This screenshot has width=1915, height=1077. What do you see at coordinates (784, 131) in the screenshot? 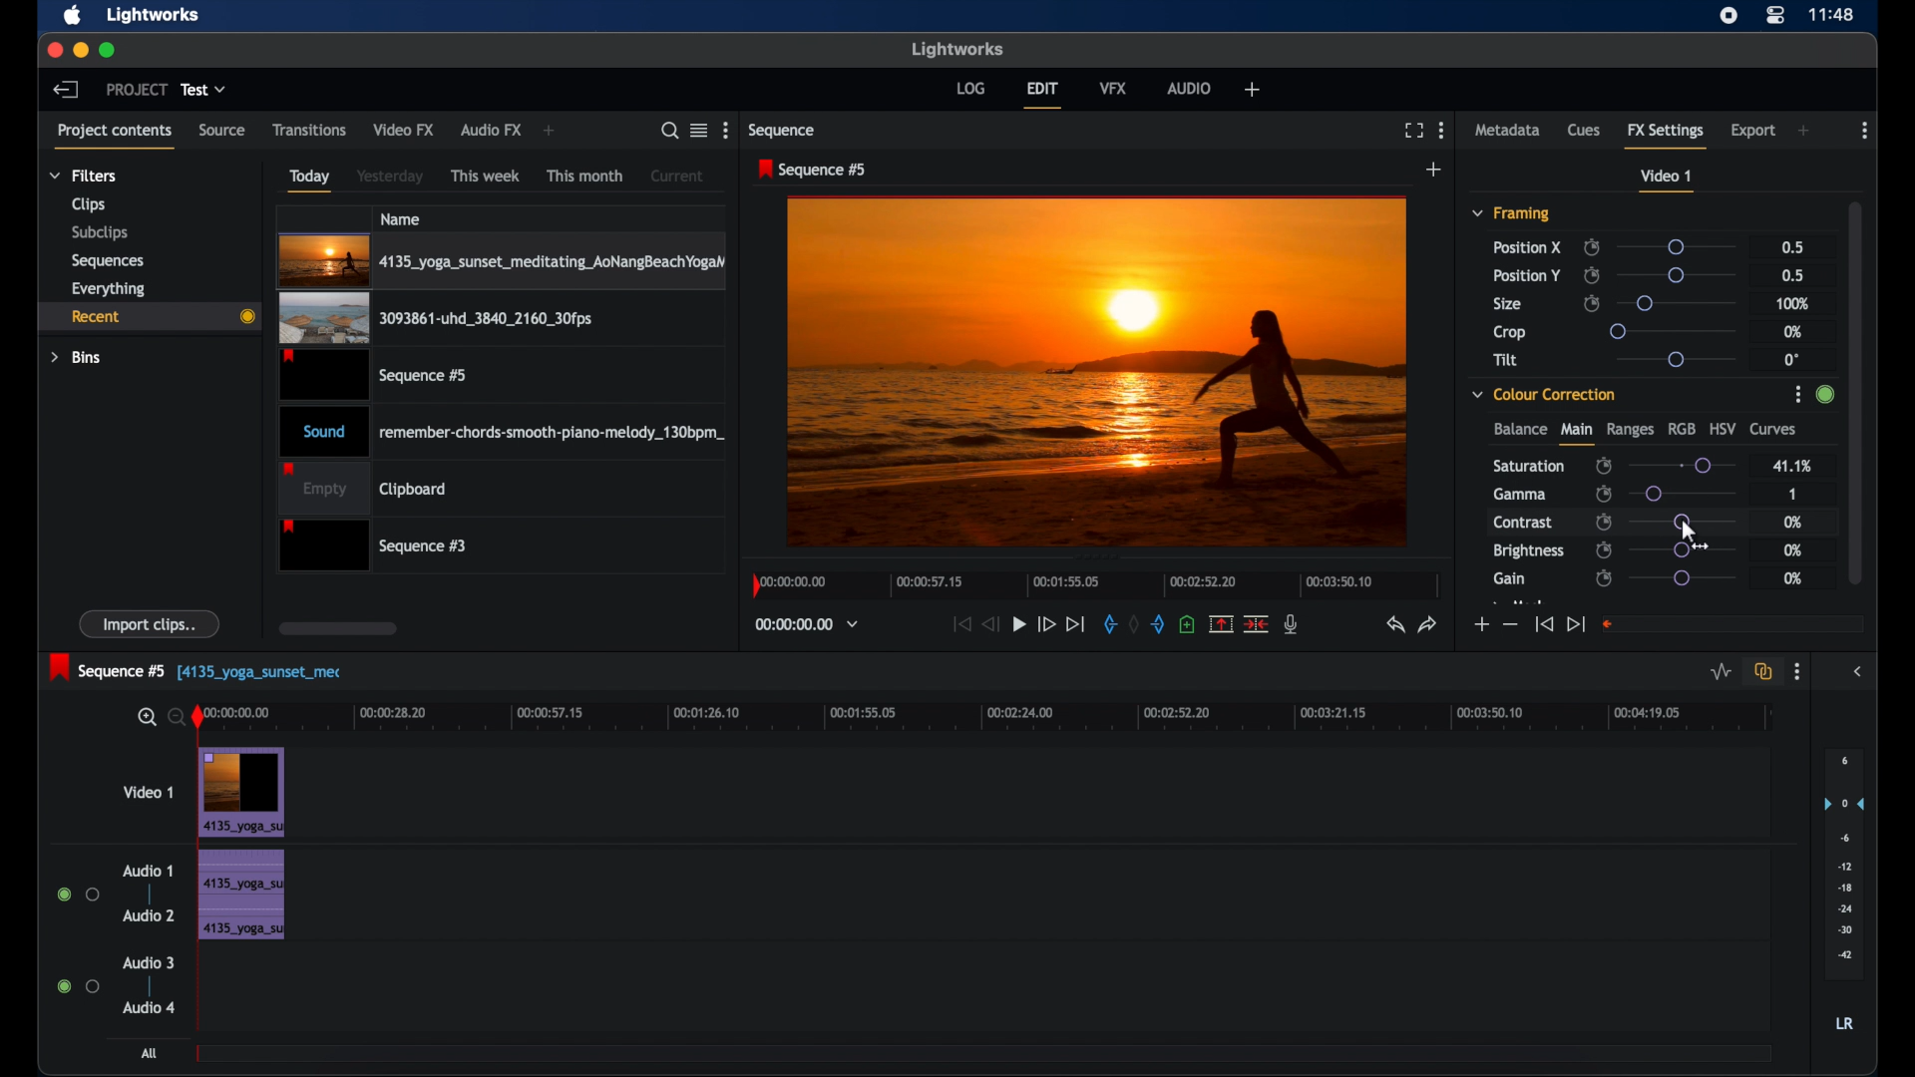
I see `sequence` at bounding box center [784, 131].